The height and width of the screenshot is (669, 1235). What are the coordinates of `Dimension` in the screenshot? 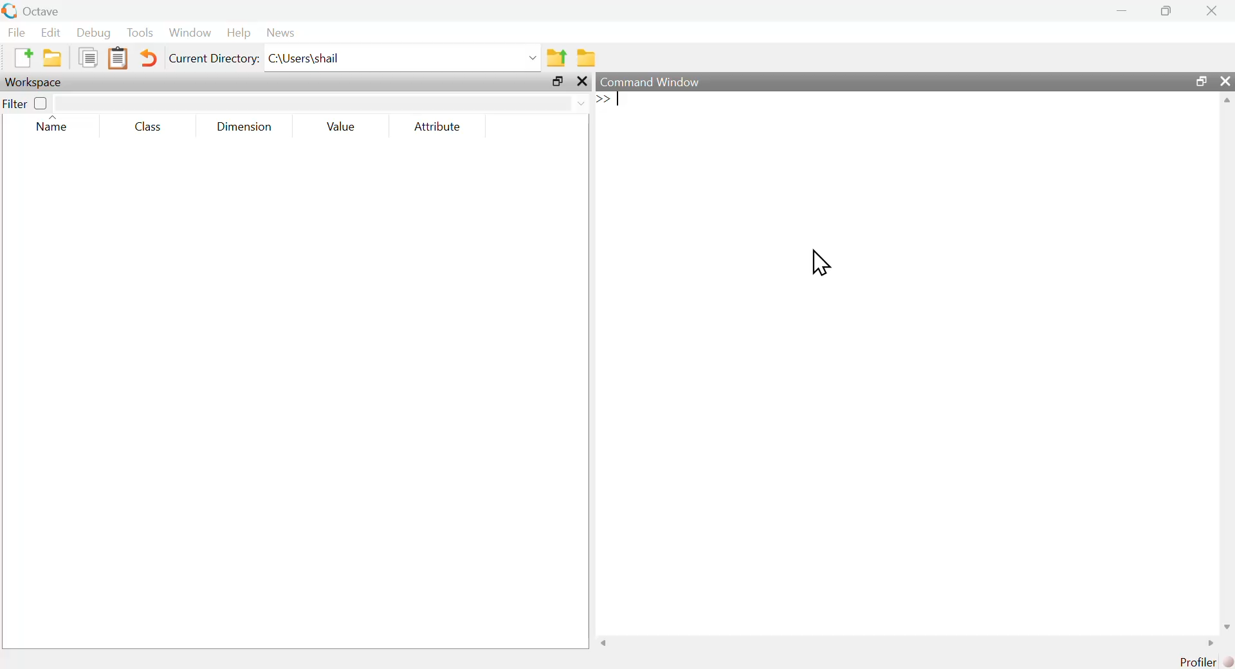 It's located at (244, 127).